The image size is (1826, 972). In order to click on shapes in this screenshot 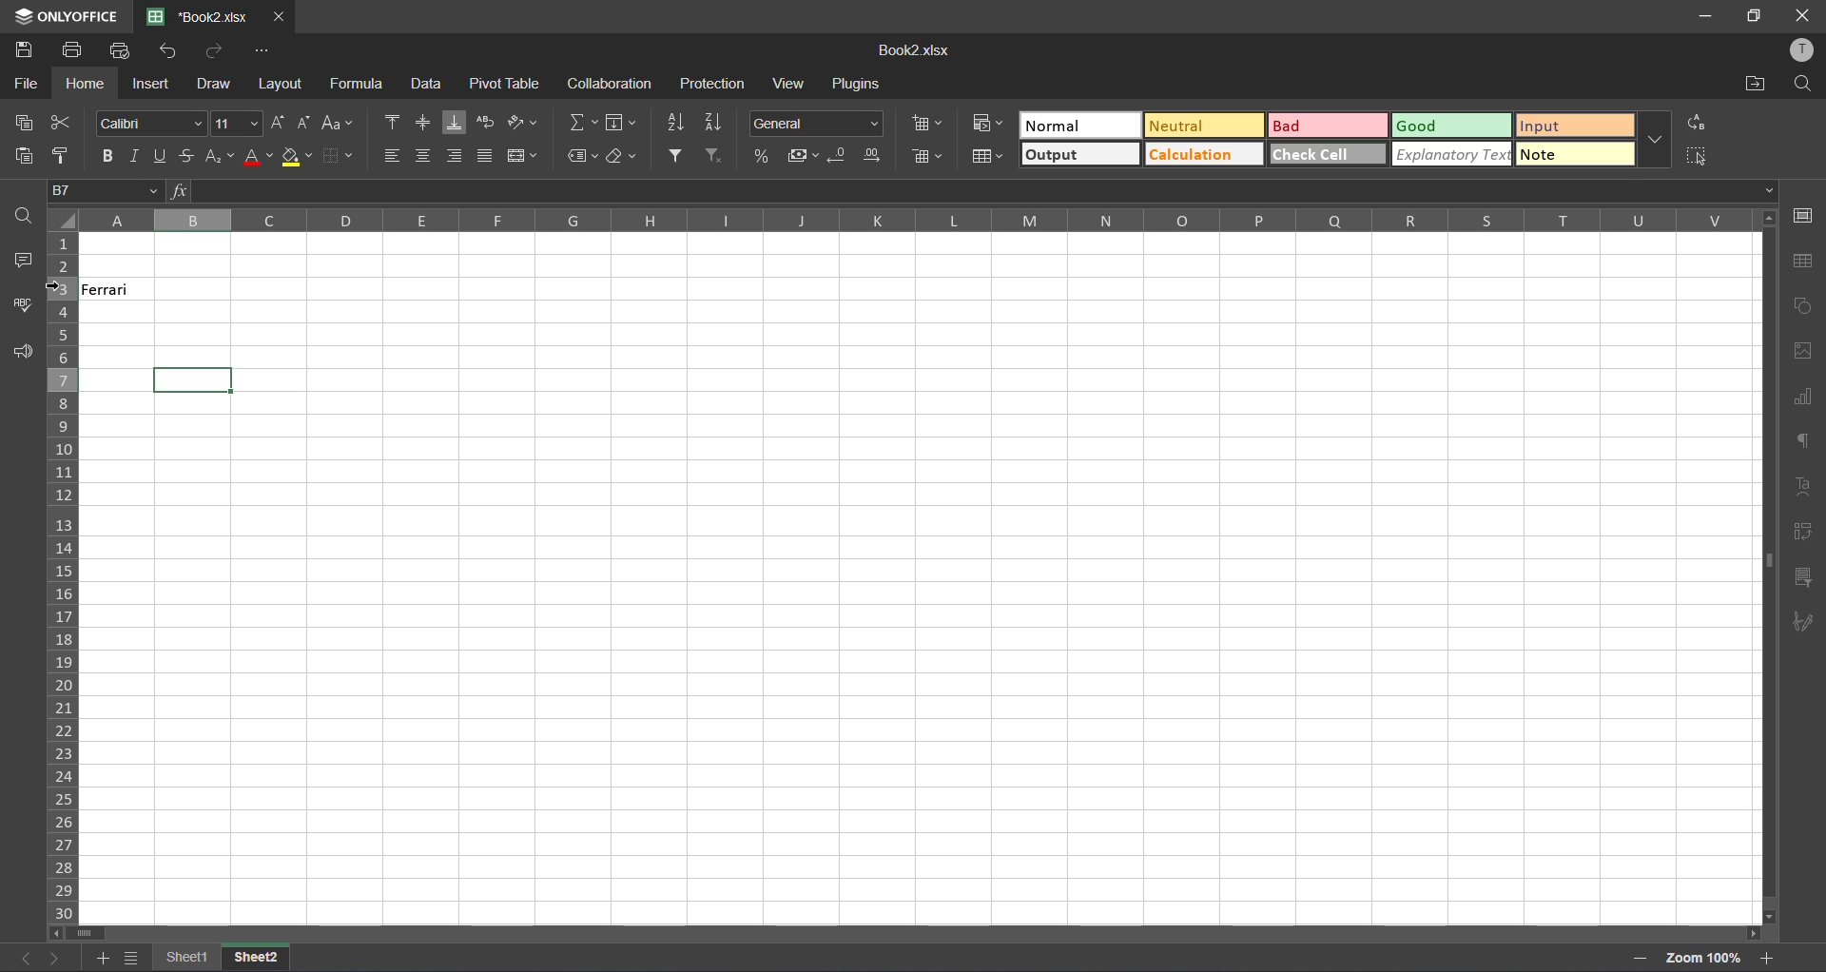, I will do `click(1805, 305)`.